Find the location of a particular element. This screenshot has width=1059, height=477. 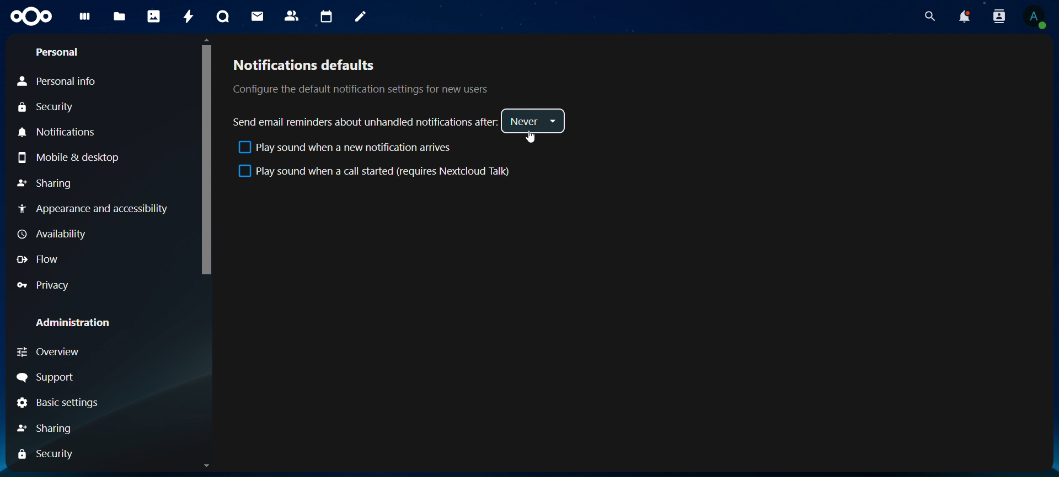

Personal is located at coordinates (59, 52).